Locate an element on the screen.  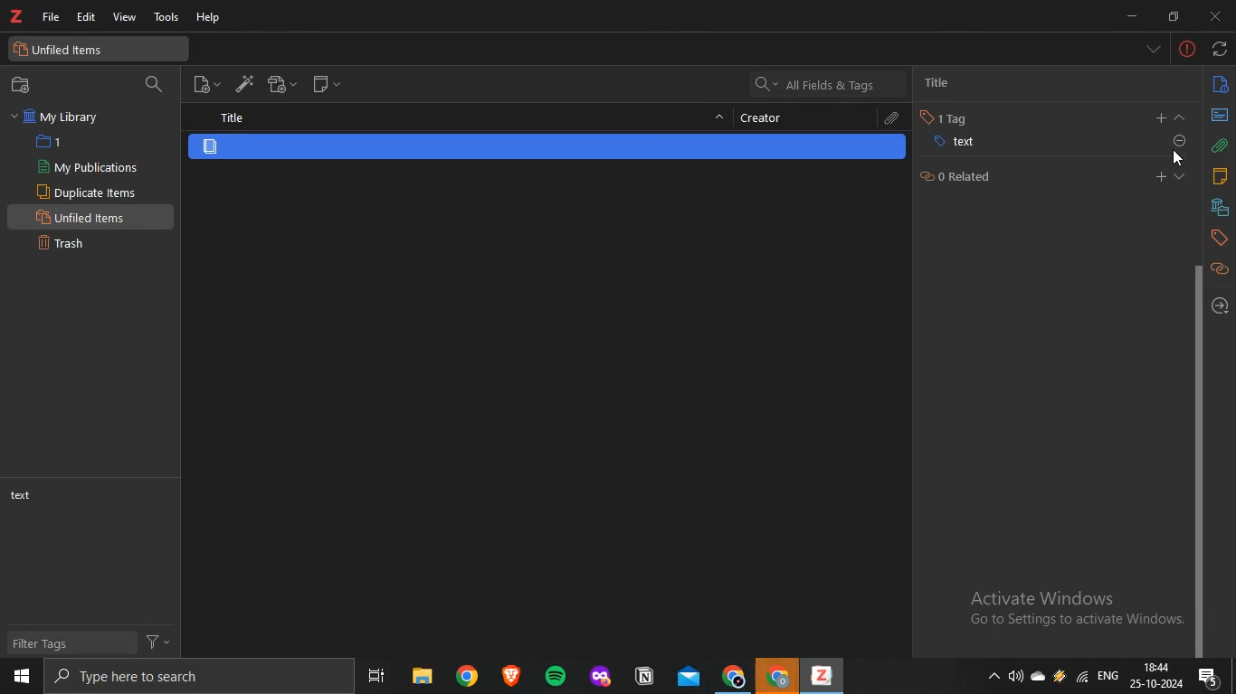
libraries and collection is located at coordinates (1220, 208).